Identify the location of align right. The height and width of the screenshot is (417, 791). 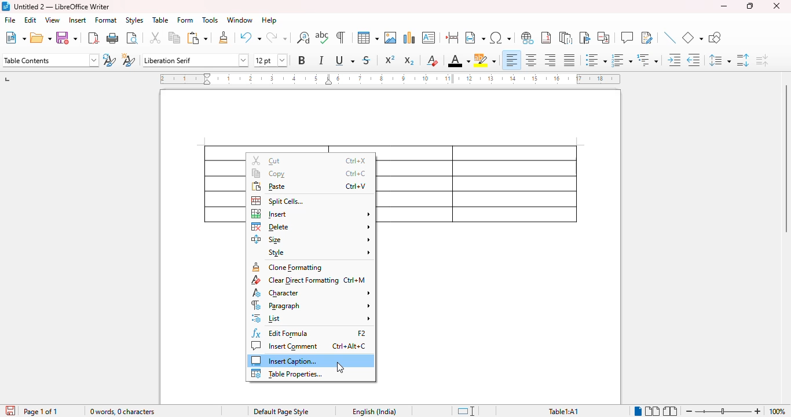
(549, 60).